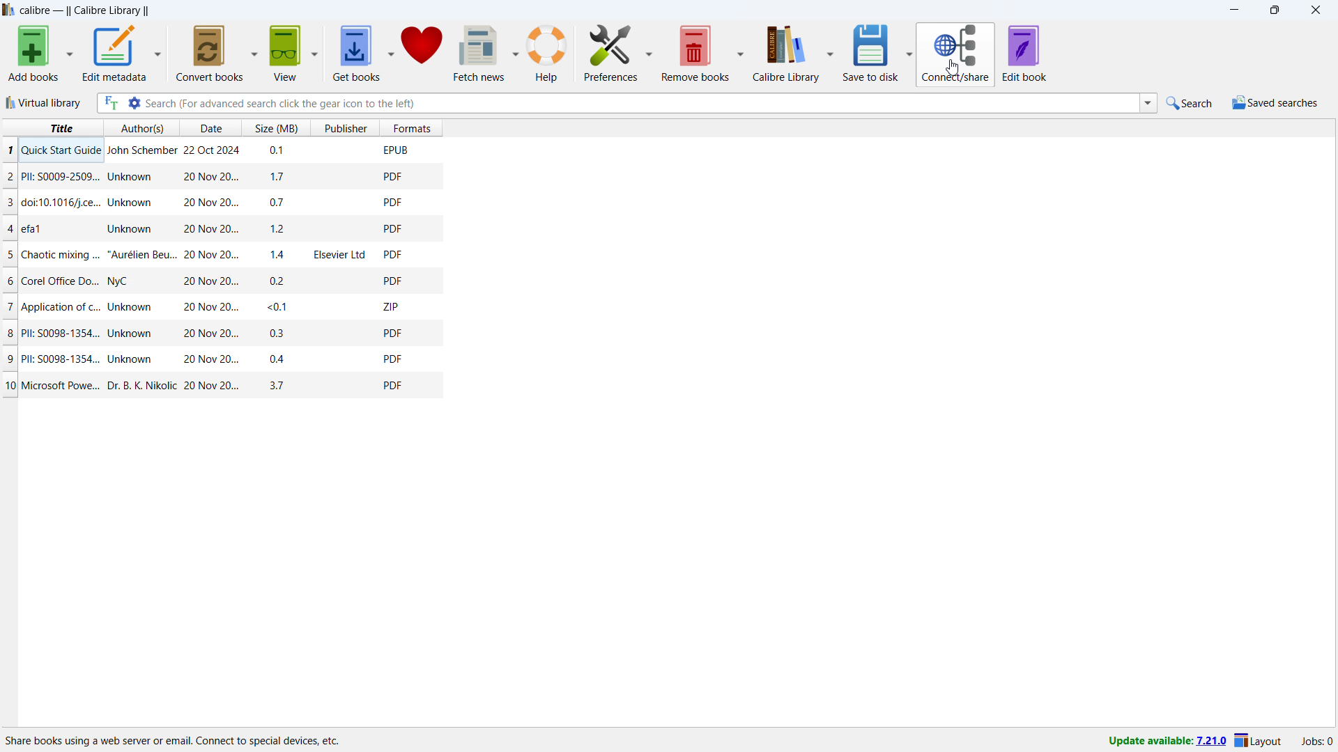  Describe the element at coordinates (516, 52) in the screenshot. I see `fetch news options` at that location.